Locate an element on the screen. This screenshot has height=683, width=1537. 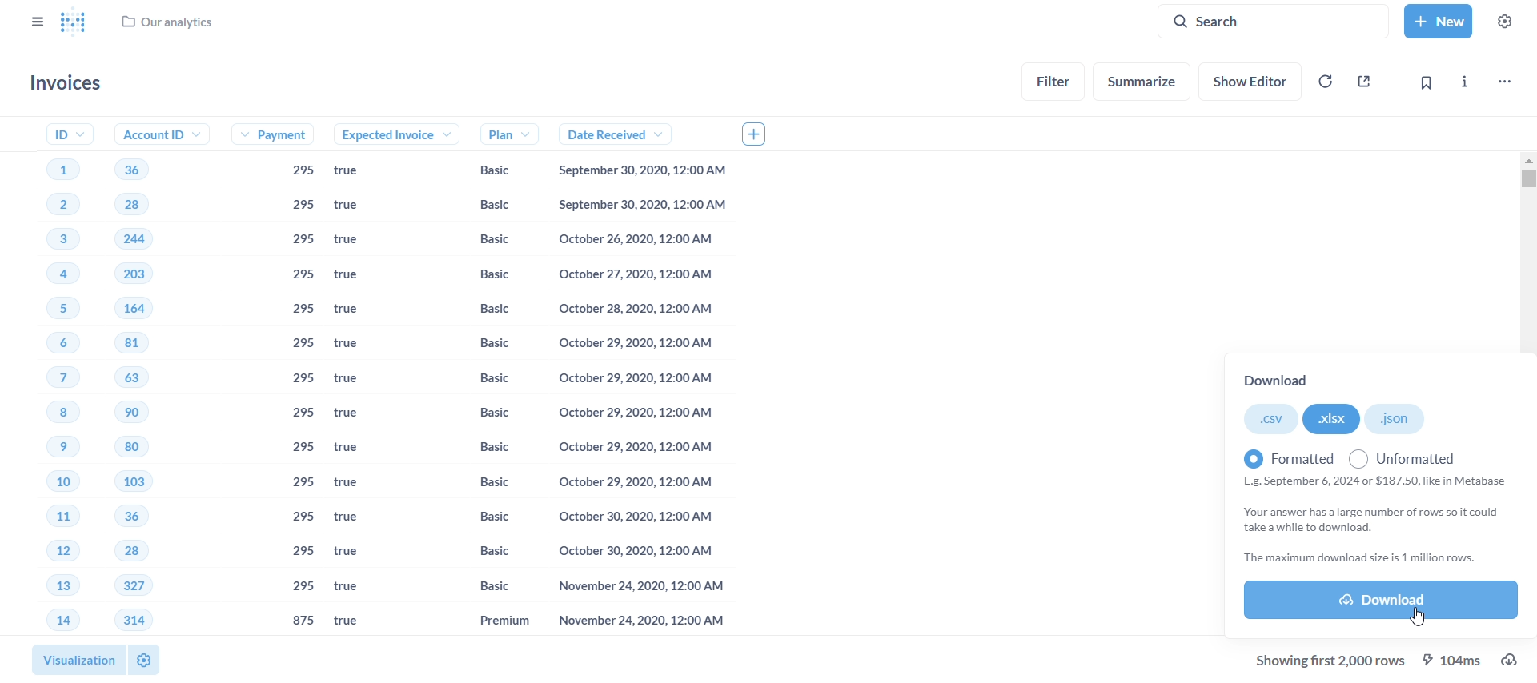
Basic is located at coordinates (482, 276).